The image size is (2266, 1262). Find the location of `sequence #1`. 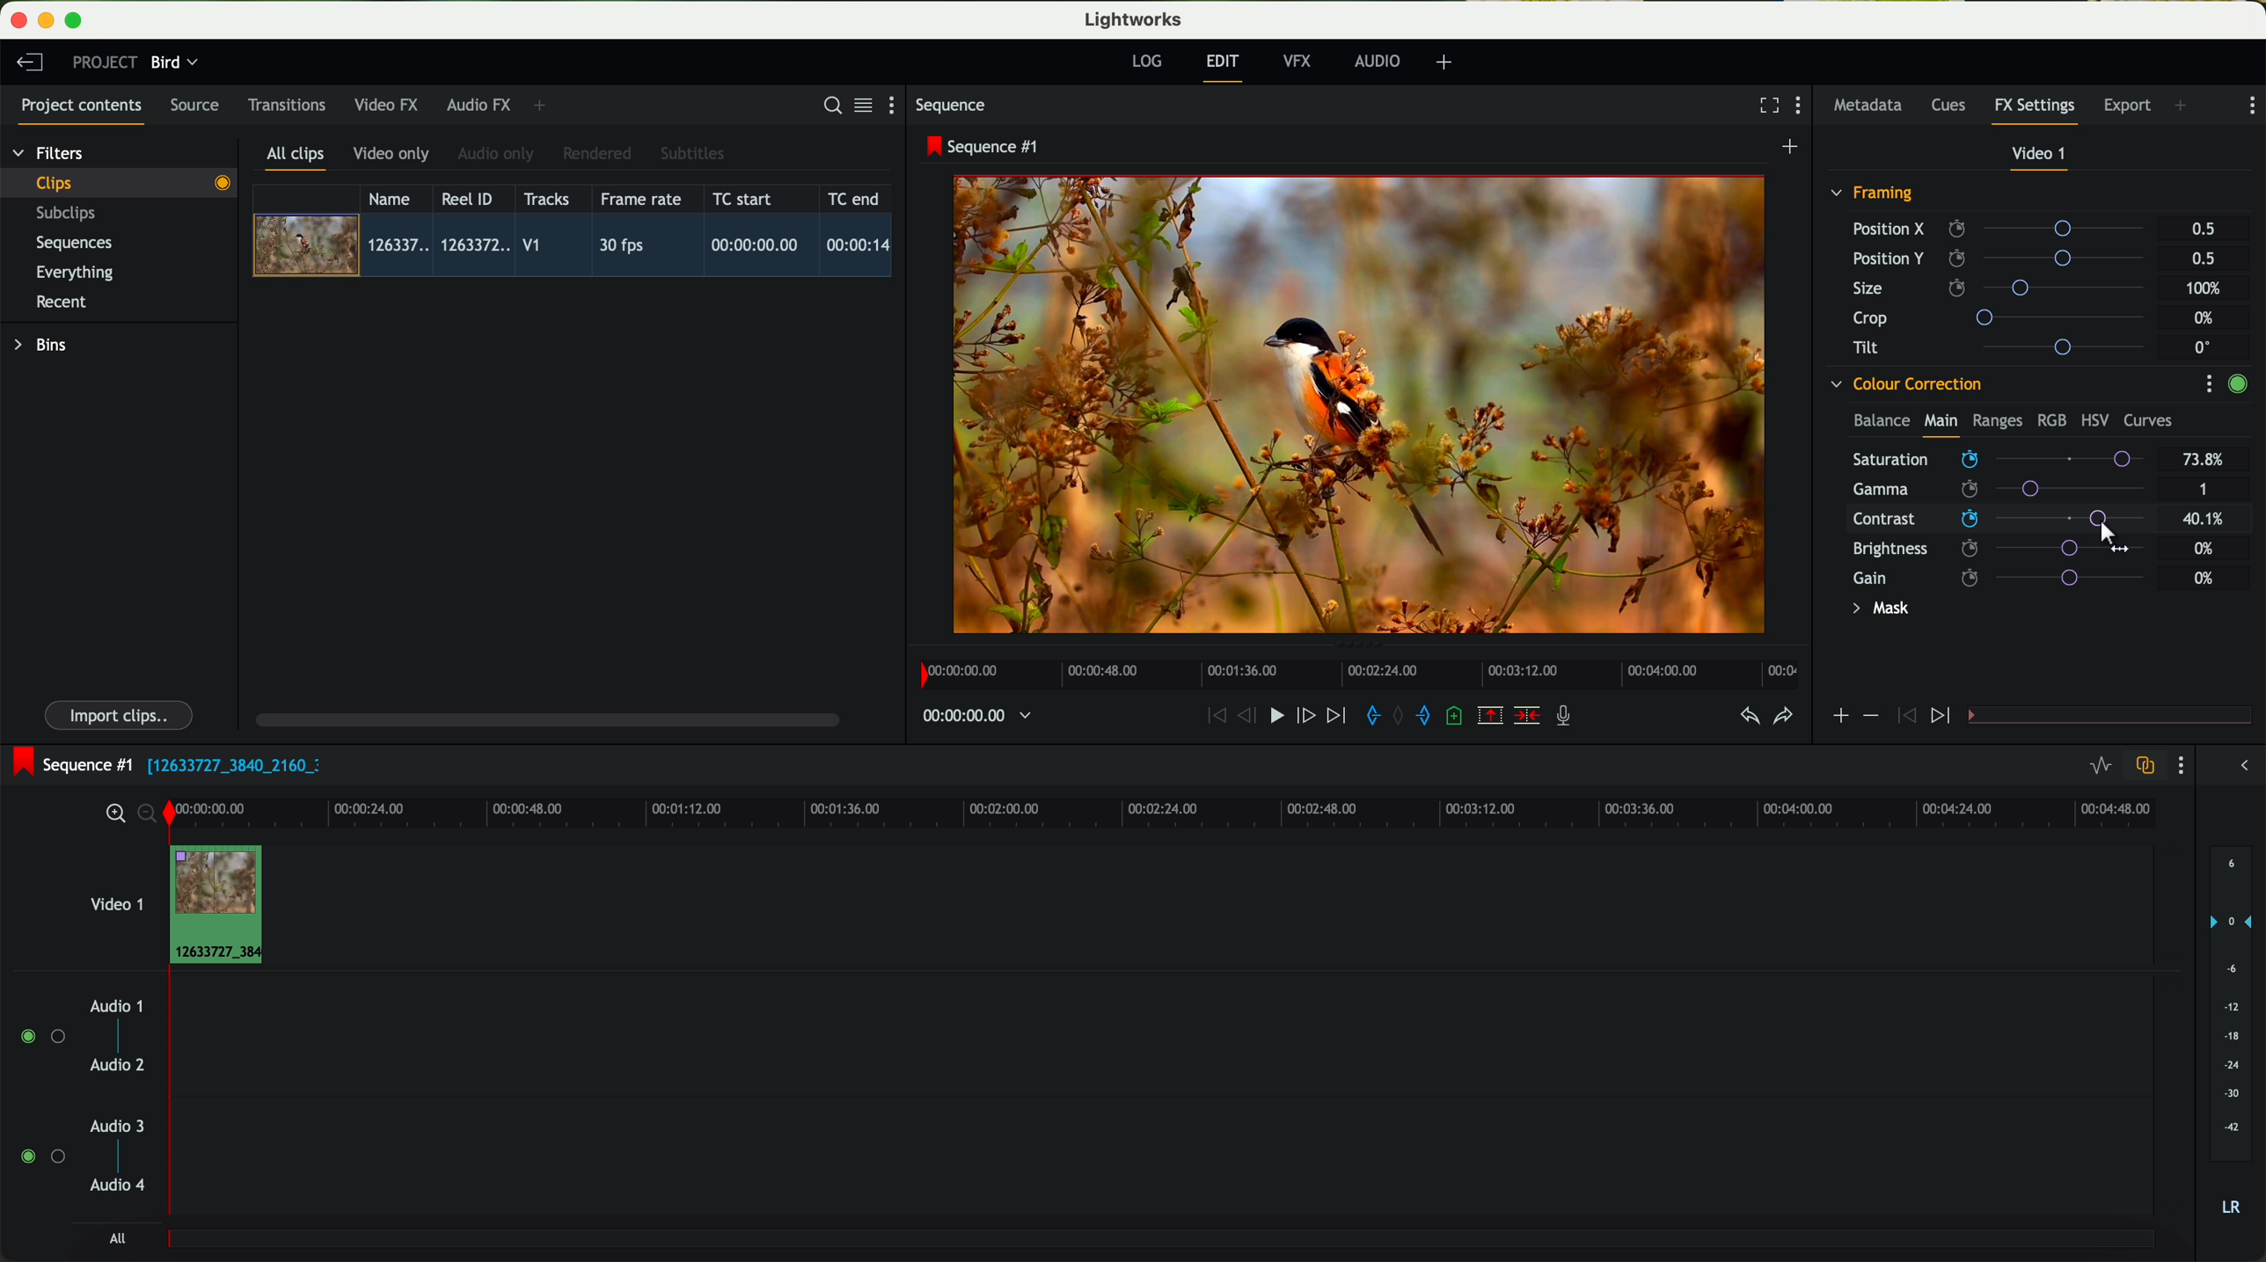

sequence #1 is located at coordinates (984, 146).